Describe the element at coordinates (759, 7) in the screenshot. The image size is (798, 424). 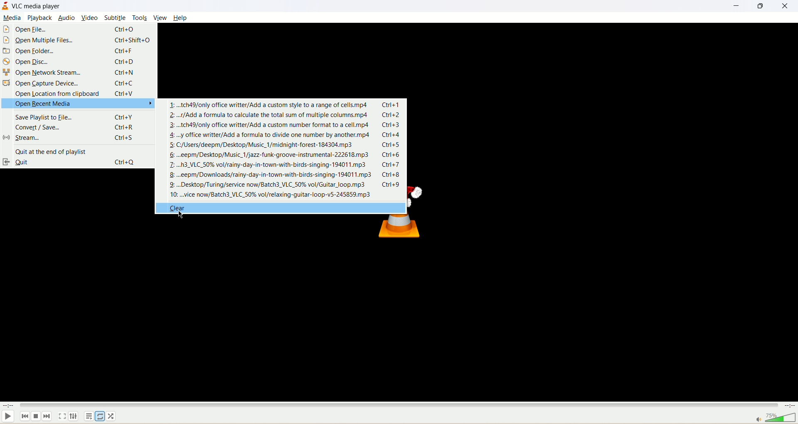
I see `maximize` at that location.